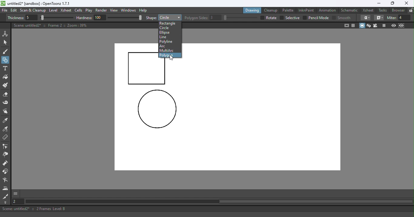 The width and height of the screenshot is (414, 217). I want to click on Preview, so click(393, 26).